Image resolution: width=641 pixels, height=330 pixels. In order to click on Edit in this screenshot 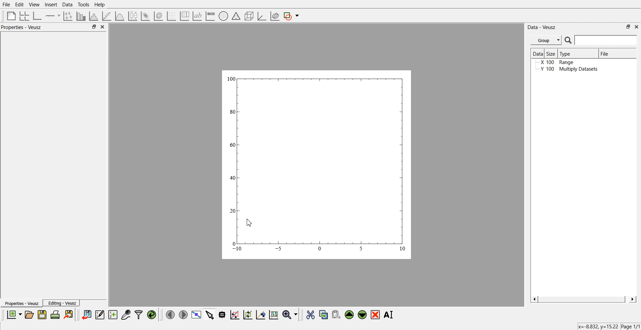, I will do `click(20, 4)`.